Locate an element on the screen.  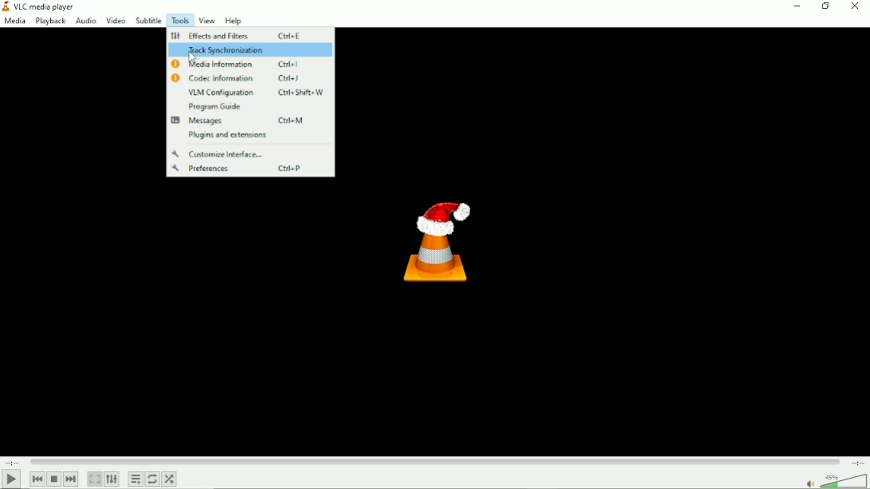
Preferences is located at coordinates (245, 168).